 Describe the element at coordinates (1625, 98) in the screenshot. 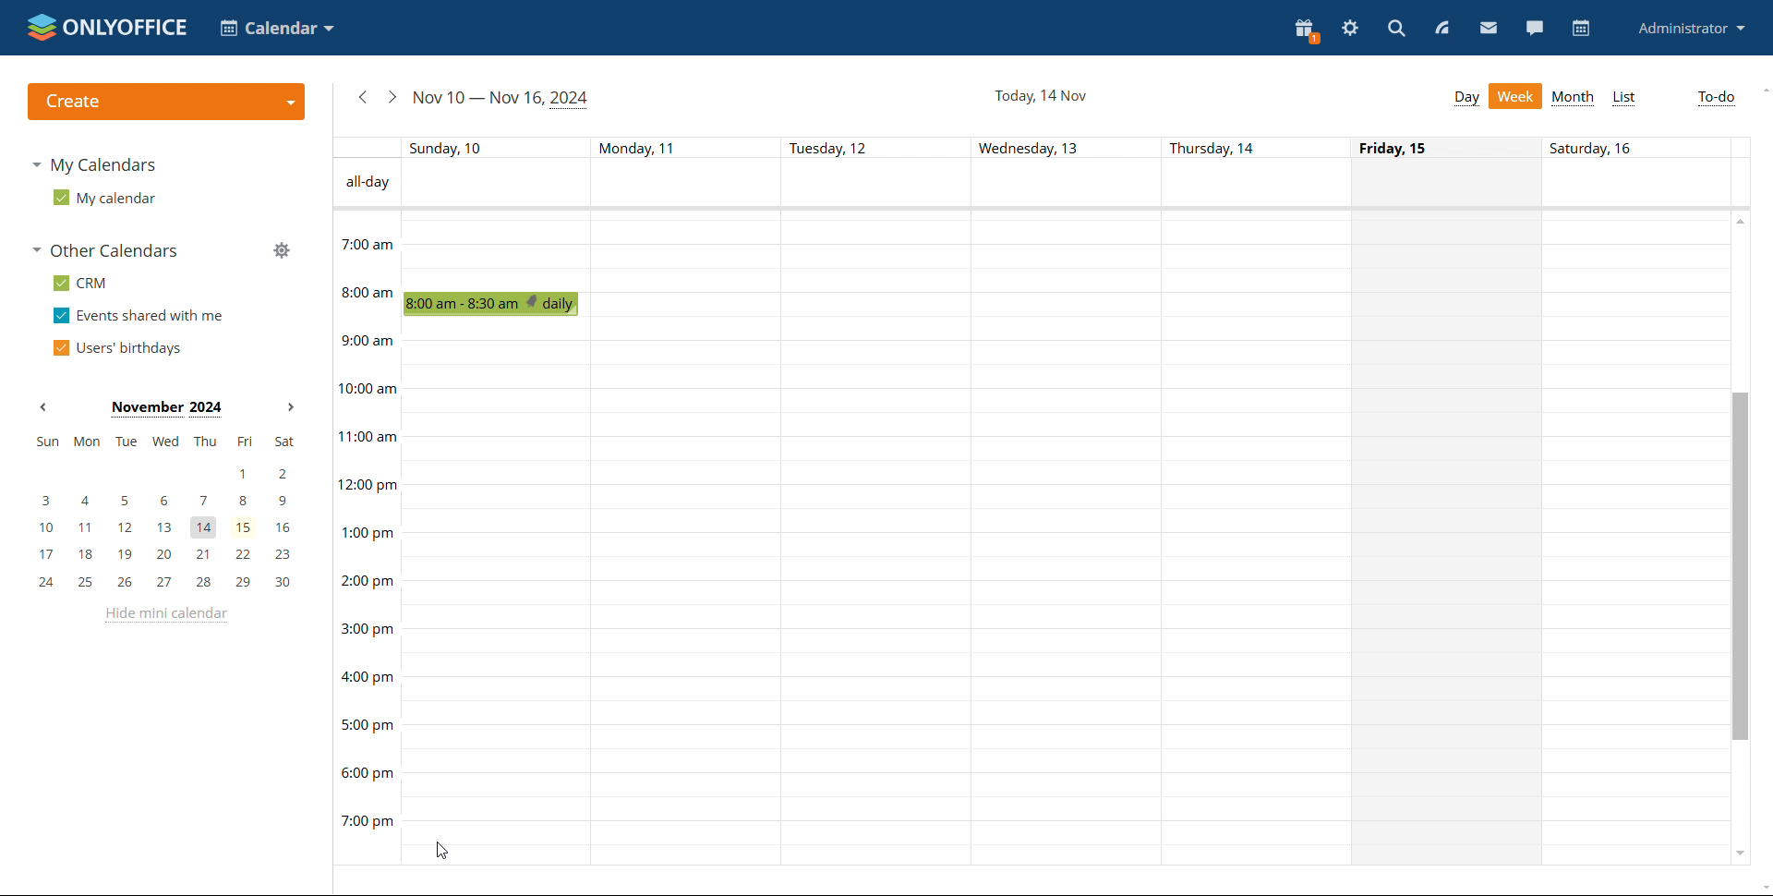

I see `list view` at that location.